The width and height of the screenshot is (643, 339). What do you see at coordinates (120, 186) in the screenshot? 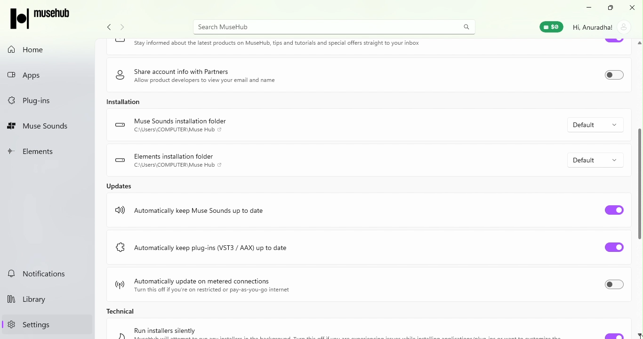
I see `Updates` at bounding box center [120, 186].